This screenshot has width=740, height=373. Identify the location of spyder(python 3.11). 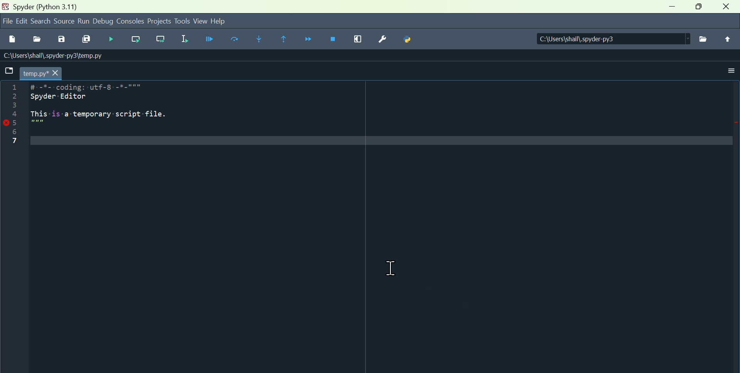
(52, 7).